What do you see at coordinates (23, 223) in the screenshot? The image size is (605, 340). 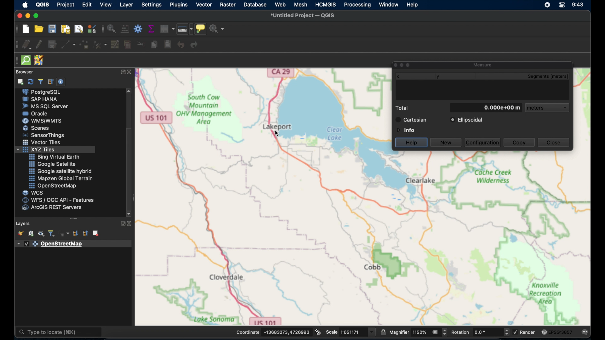 I see `layers` at bounding box center [23, 223].